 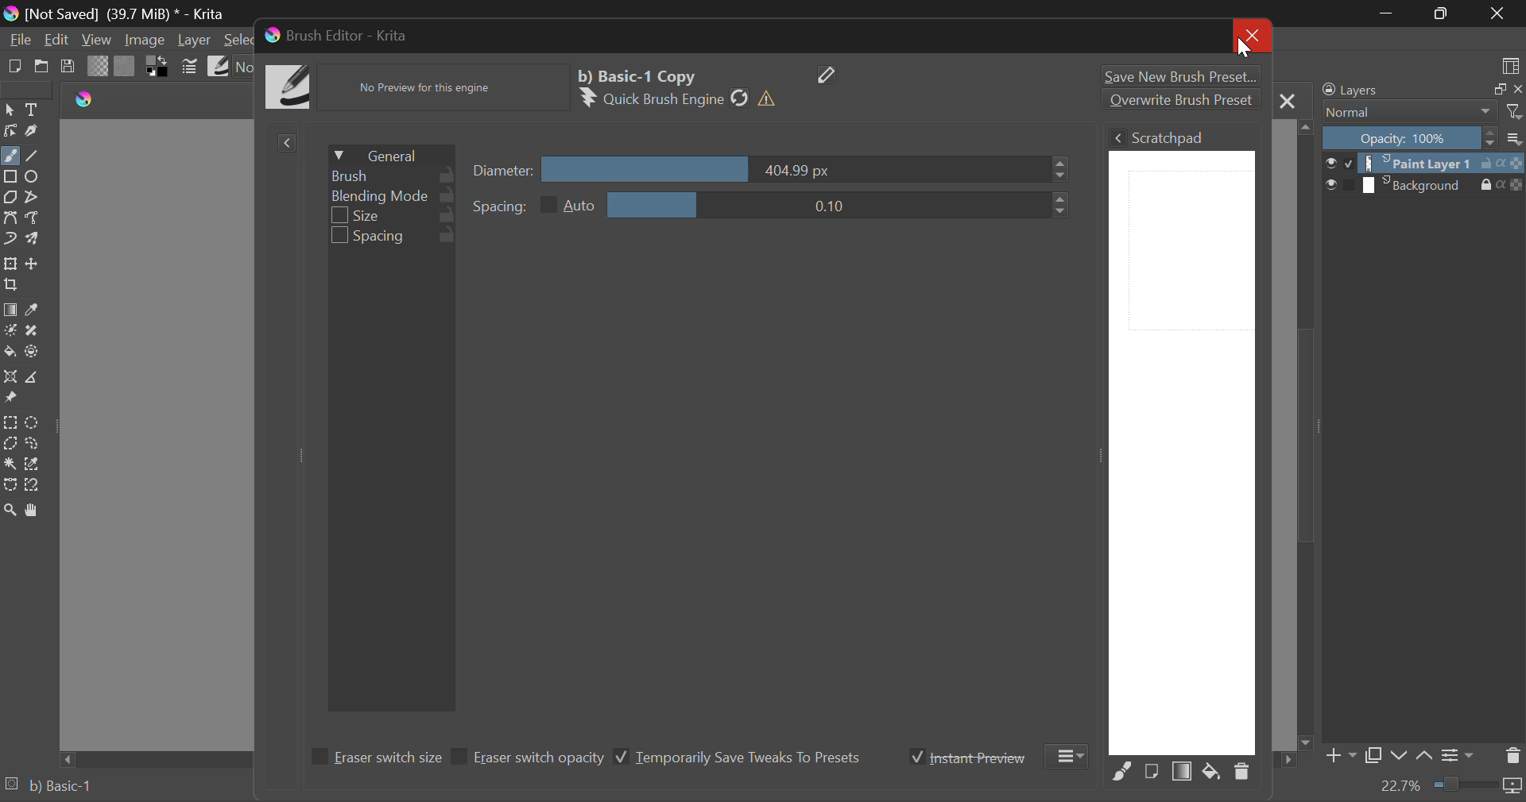 What do you see at coordinates (58, 40) in the screenshot?
I see `Edit` at bounding box center [58, 40].